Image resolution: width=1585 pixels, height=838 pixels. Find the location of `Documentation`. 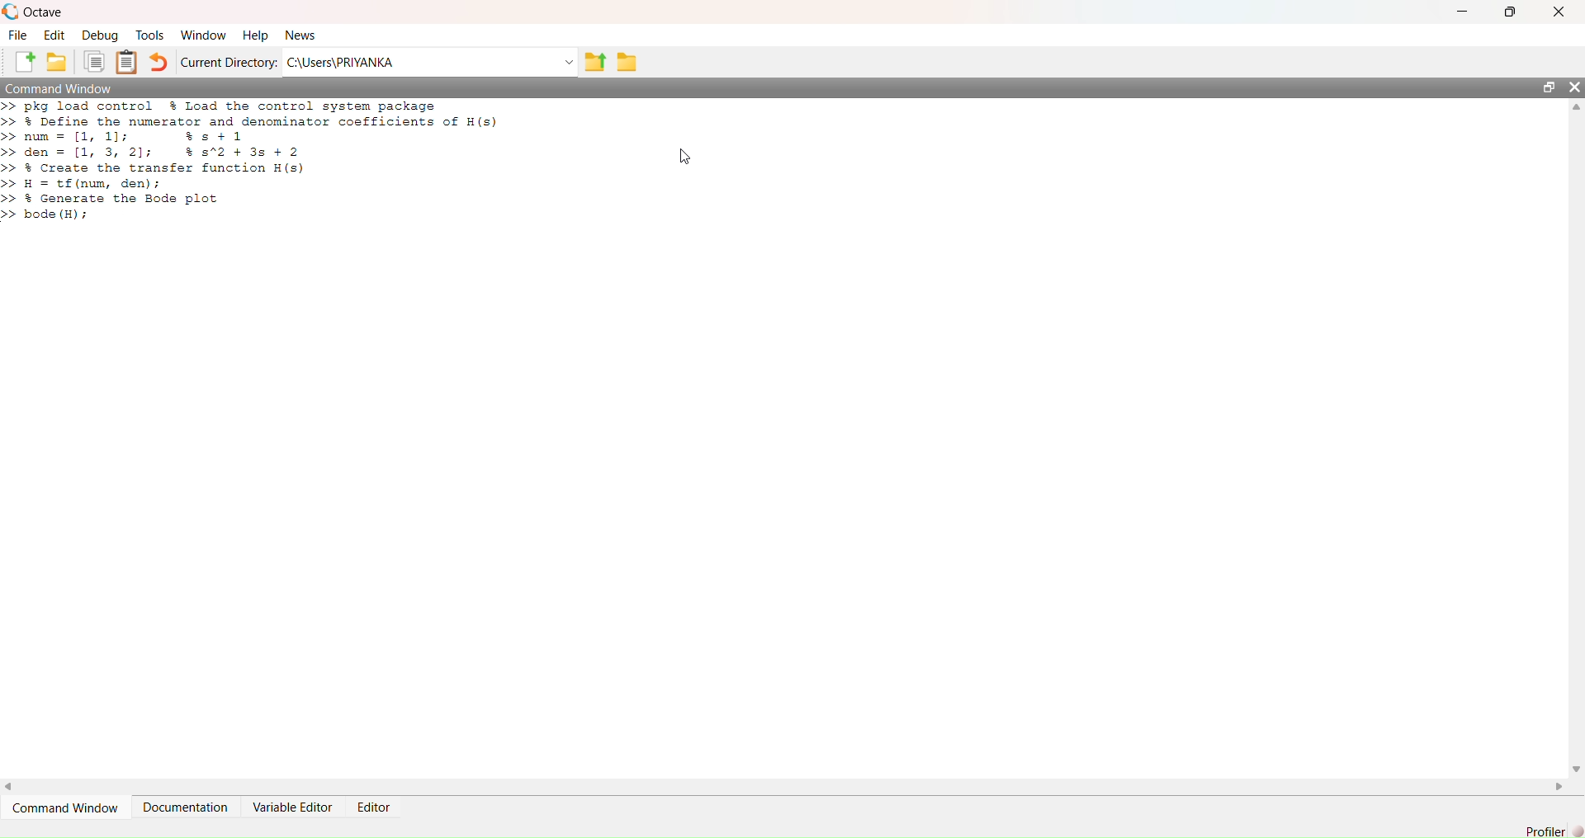

Documentation is located at coordinates (183, 807).